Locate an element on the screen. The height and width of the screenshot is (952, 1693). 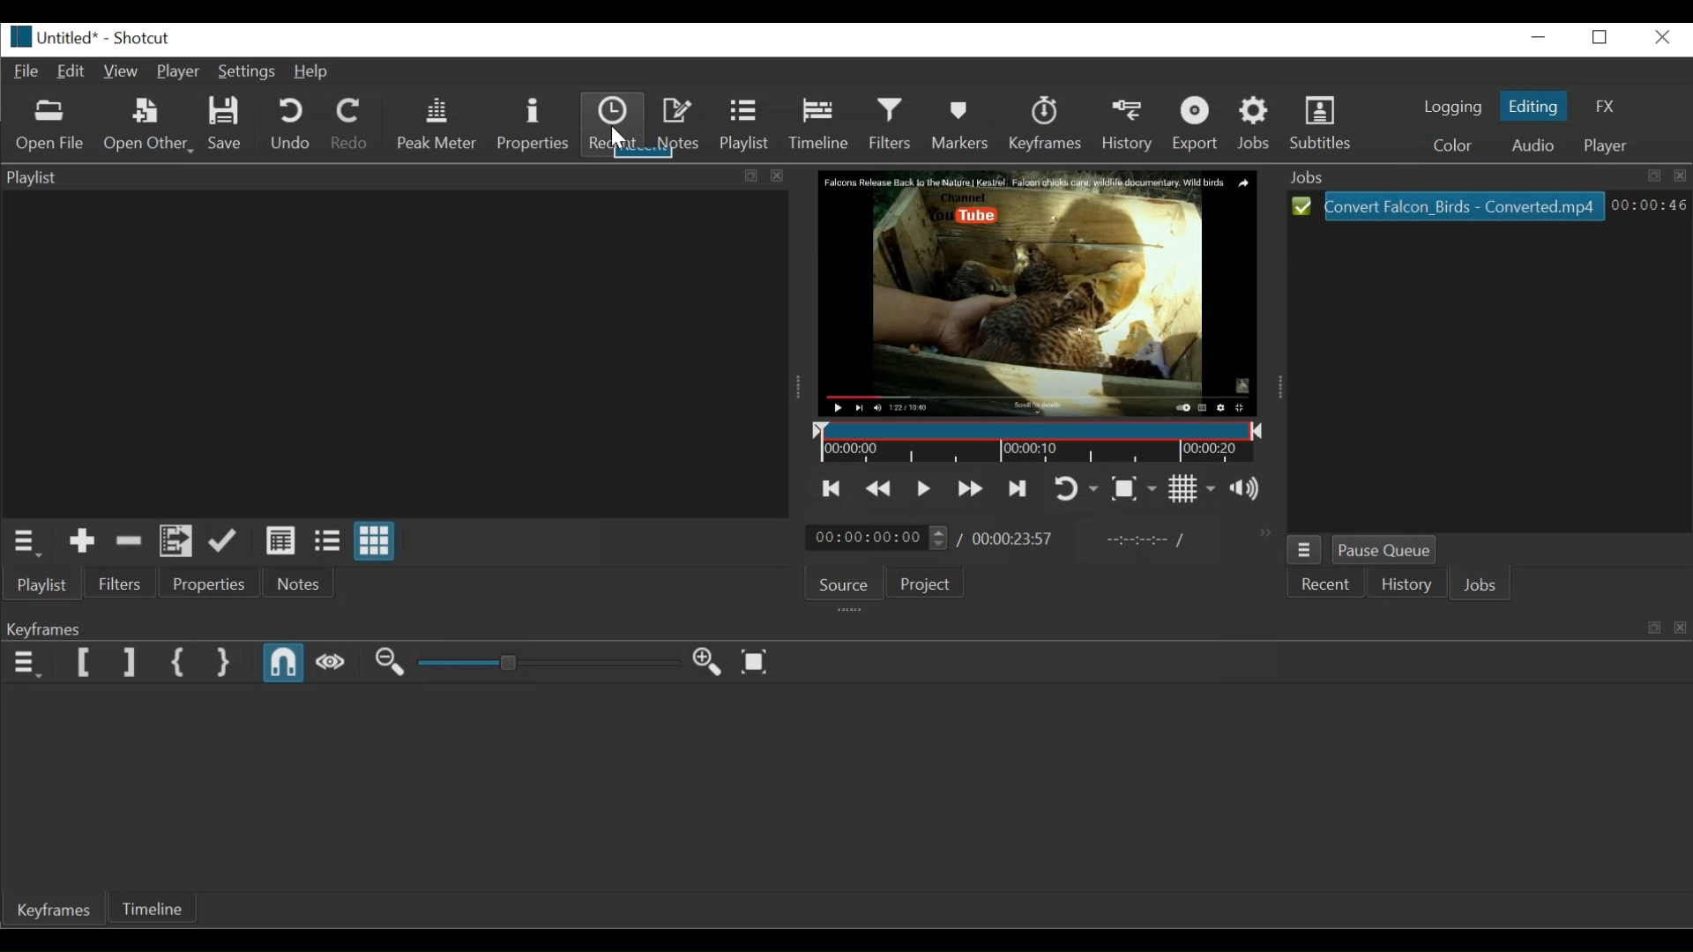
Recent is located at coordinates (1326, 584).